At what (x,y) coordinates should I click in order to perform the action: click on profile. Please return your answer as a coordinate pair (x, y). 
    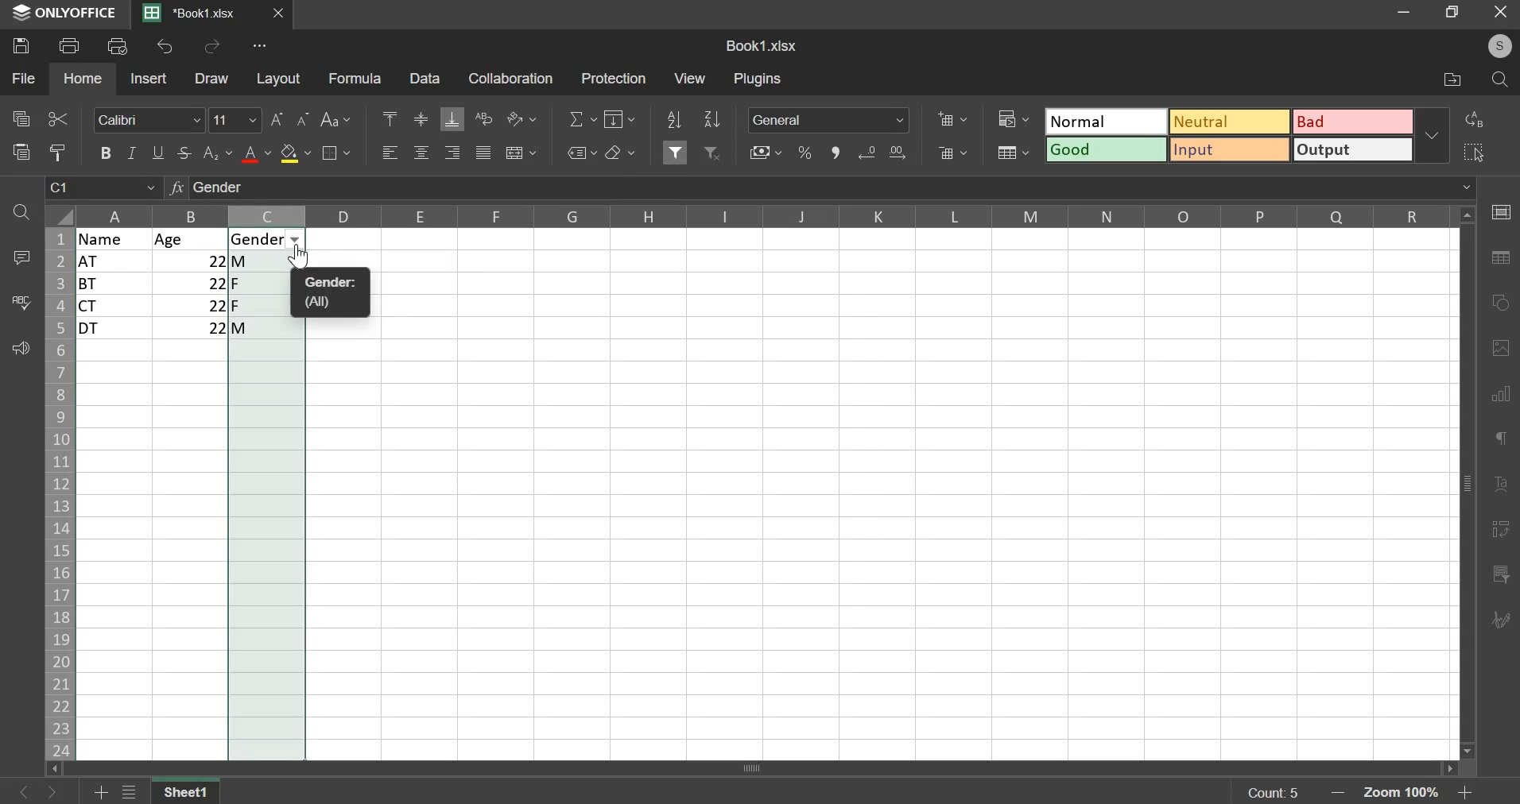
    Looking at the image, I should click on (1500, 48).